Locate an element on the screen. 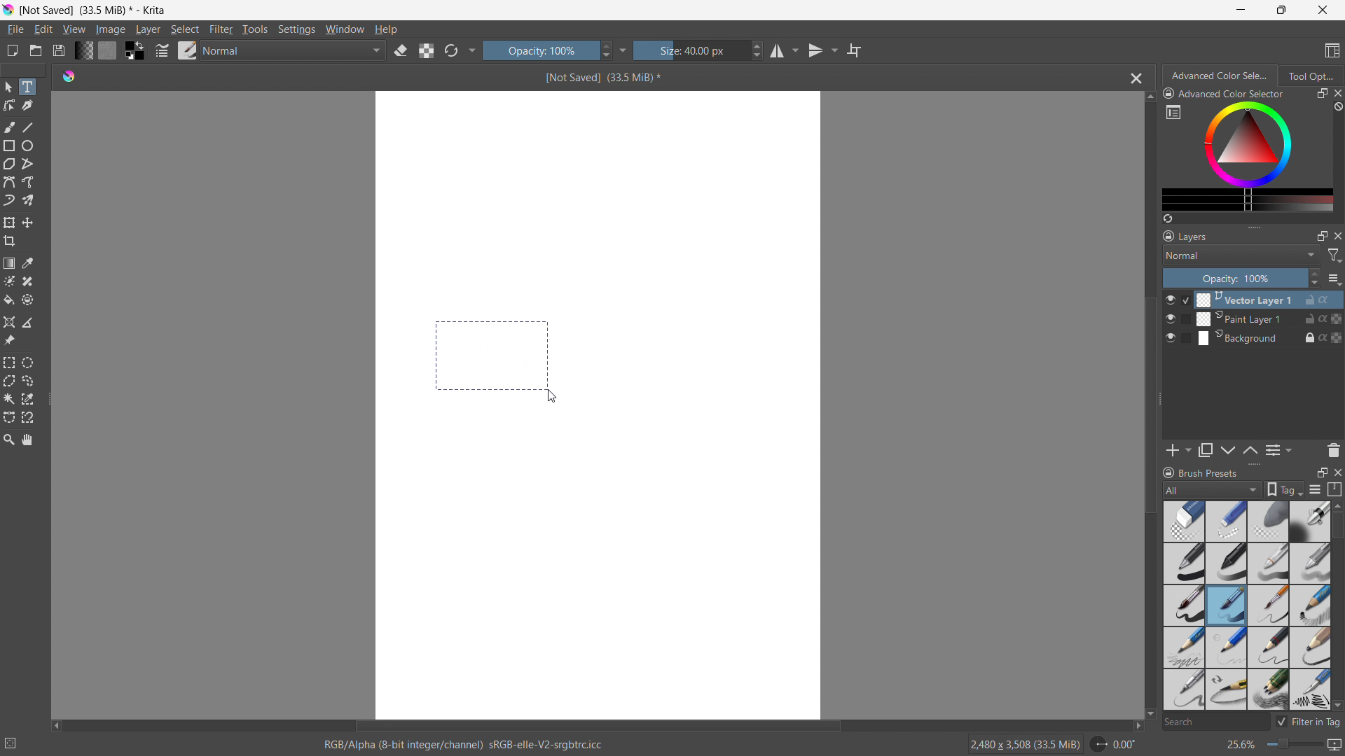 Image resolution: width=1345 pixels, height=756 pixels. reload original preset is located at coordinates (451, 50).